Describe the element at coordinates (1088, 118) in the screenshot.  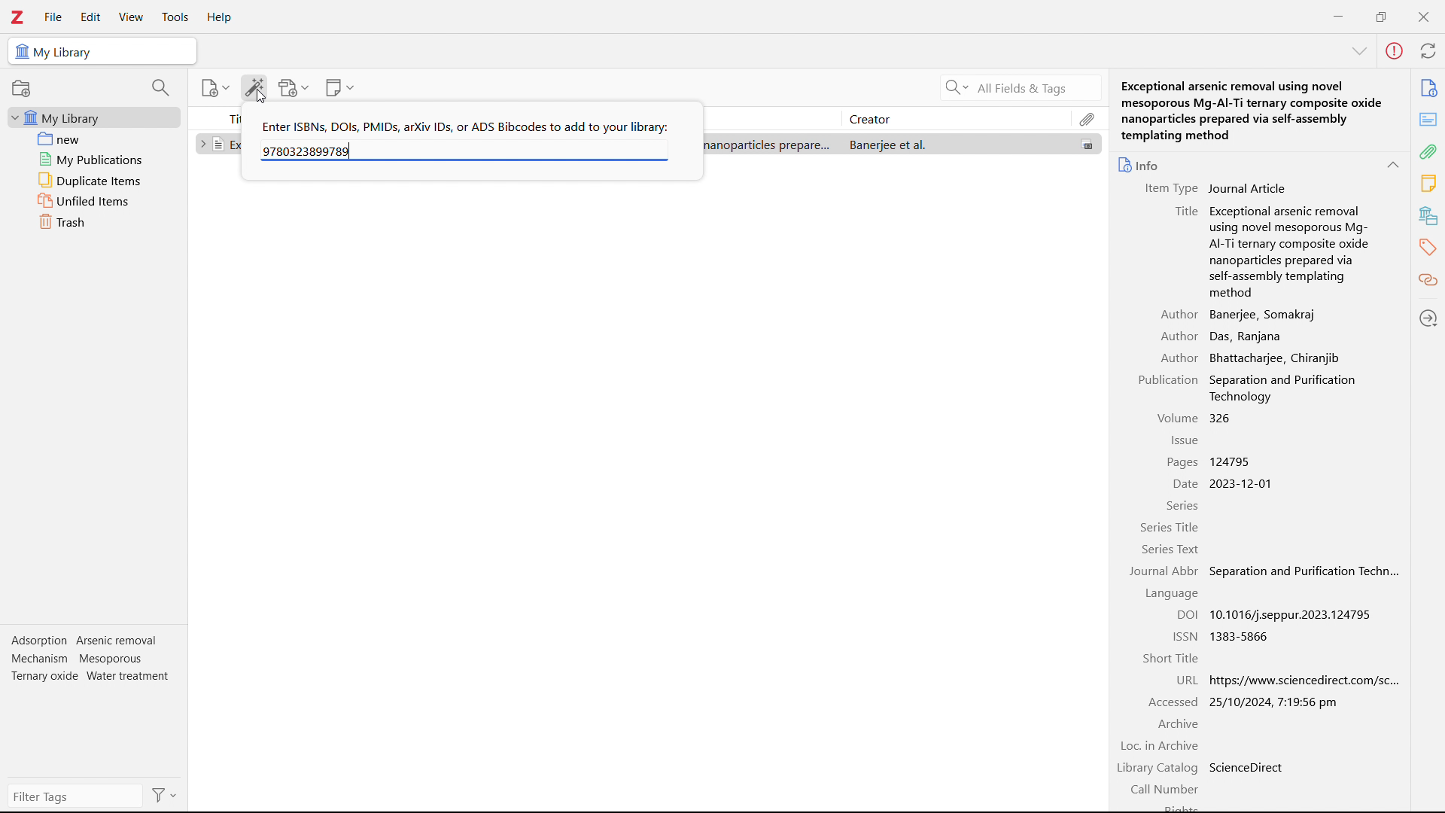
I see `attachments` at that location.